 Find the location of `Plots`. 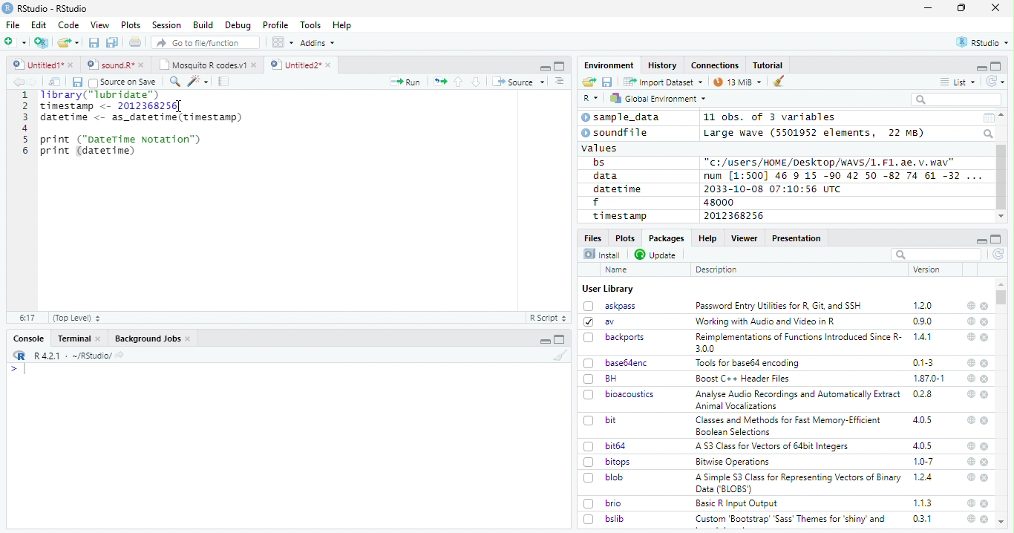

Plots is located at coordinates (624, 238).